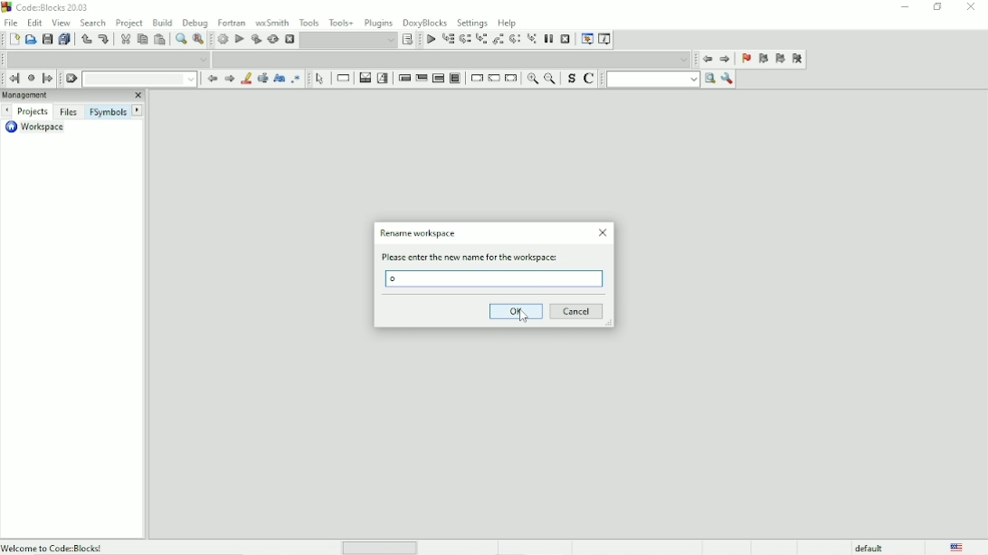  Describe the element at coordinates (494, 80) in the screenshot. I see `Continue instruction` at that location.